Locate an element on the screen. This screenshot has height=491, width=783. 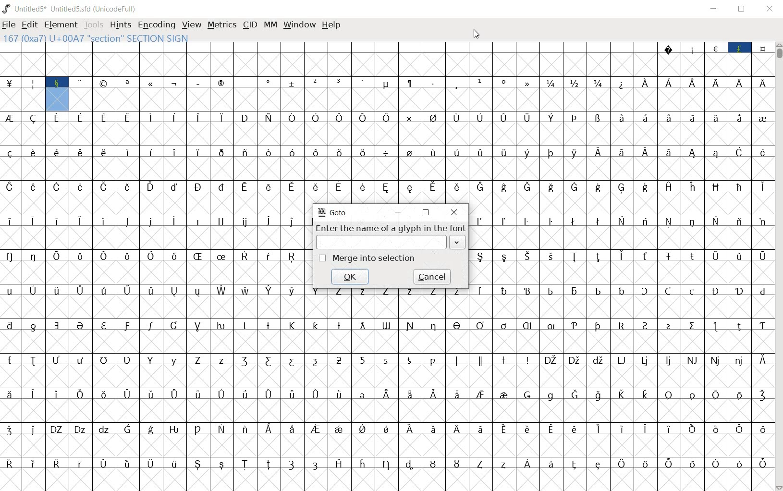
Latin extended characters is located at coordinates (315, 163).